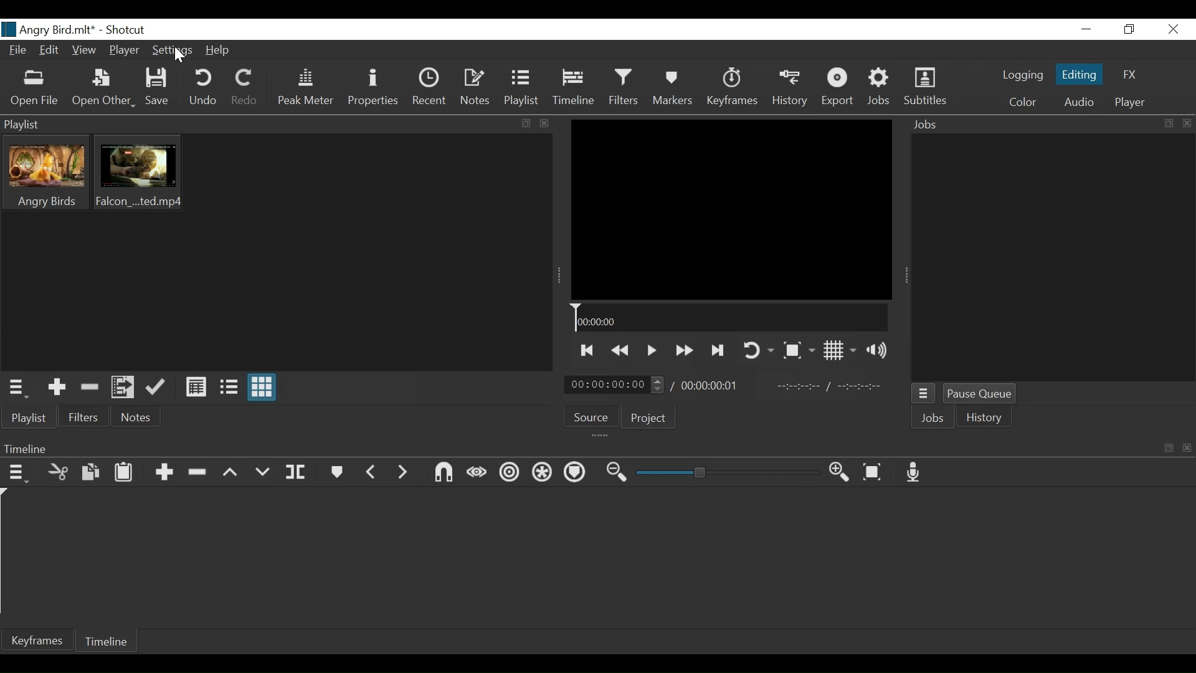 Image resolution: width=1196 pixels, height=673 pixels. I want to click on Add files to the playlist, so click(122, 387).